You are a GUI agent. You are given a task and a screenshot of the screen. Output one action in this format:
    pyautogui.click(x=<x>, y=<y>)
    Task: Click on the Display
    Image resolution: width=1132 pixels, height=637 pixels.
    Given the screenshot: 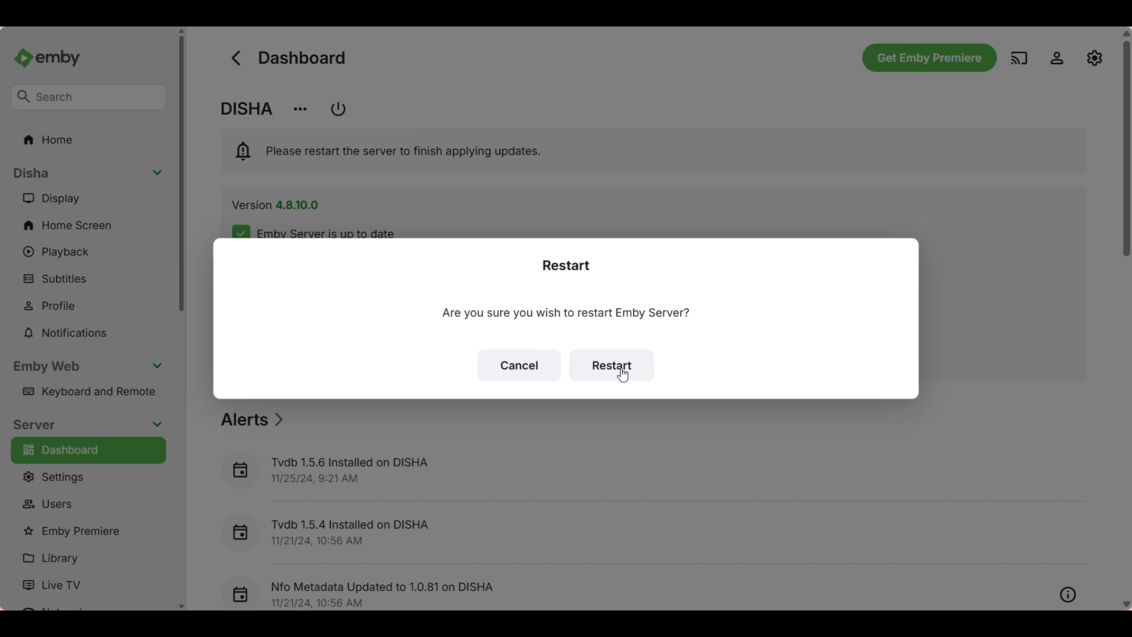 What is the action you would take?
    pyautogui.click(x=88, y=198)
    